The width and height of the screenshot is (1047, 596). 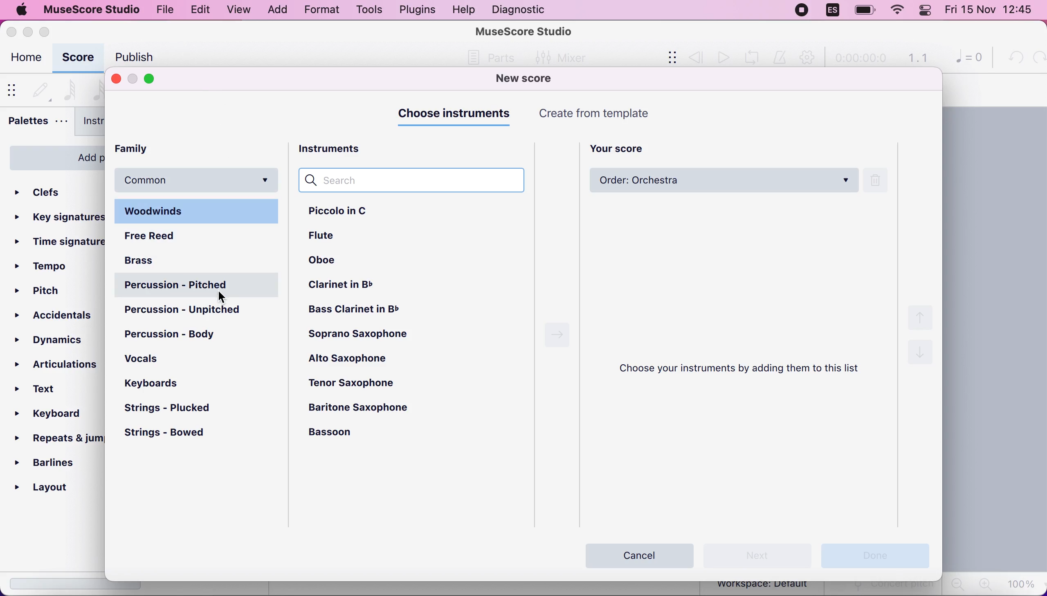 I want to click on undo, so click(x=1013, y=58).